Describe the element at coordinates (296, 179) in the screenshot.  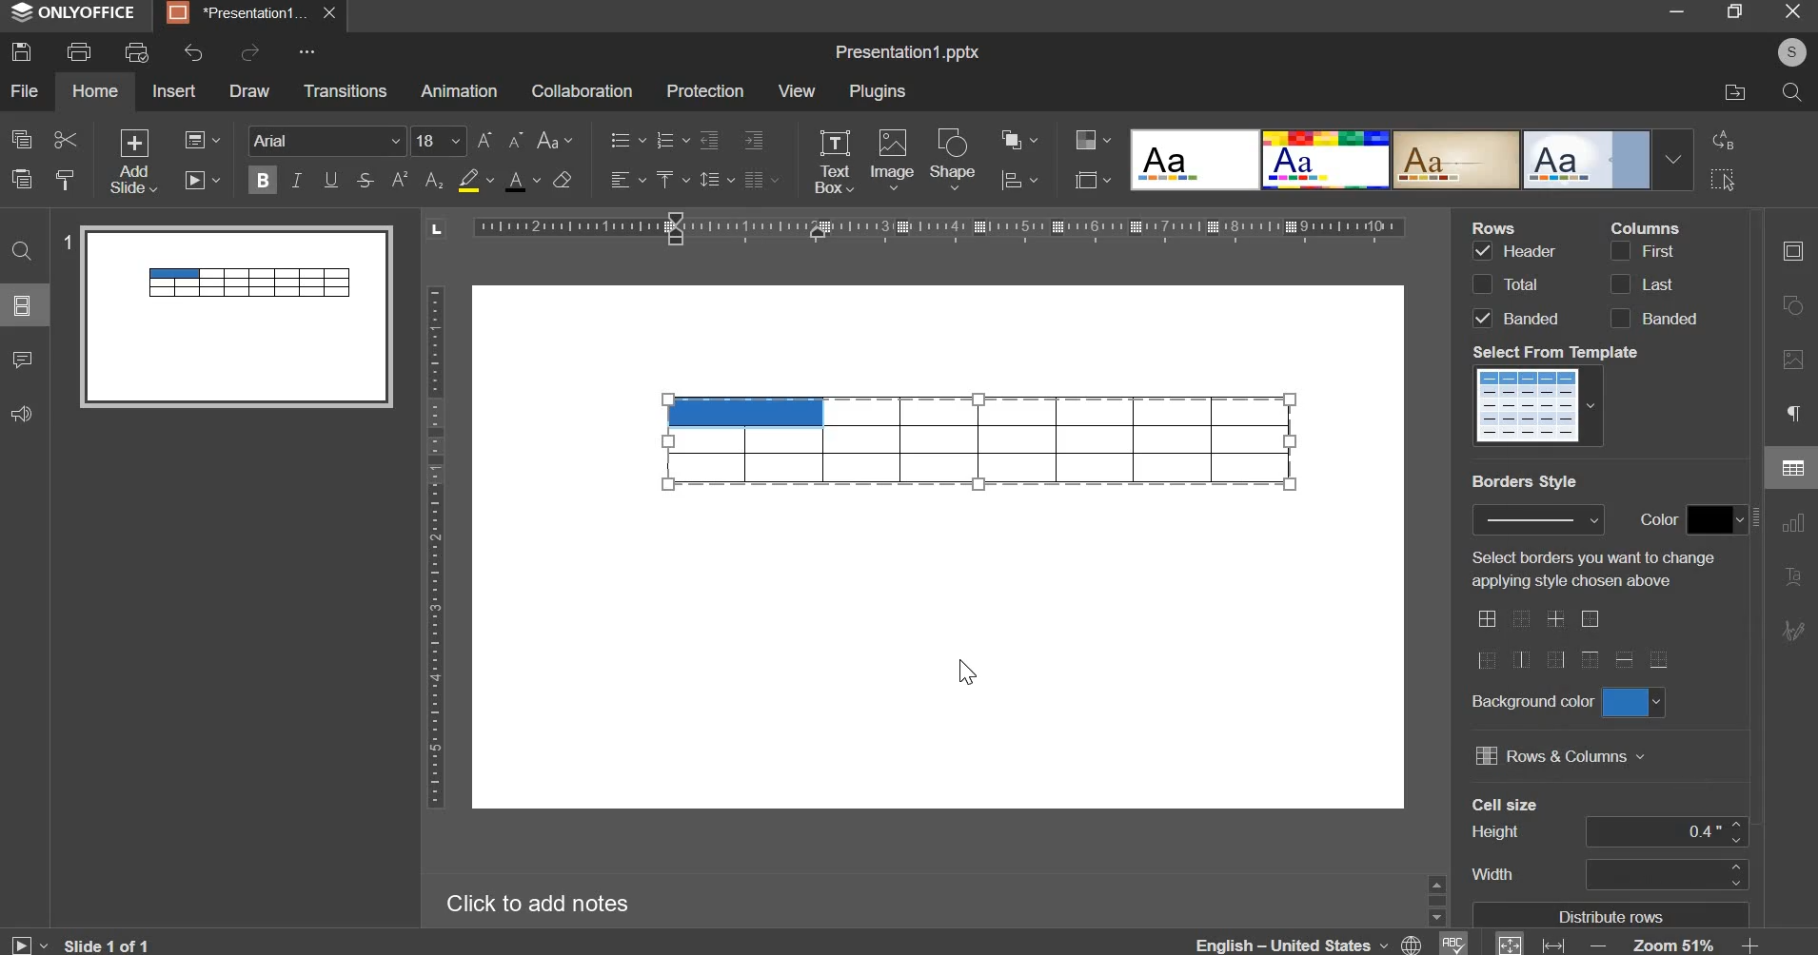
I see `italics` at that location.